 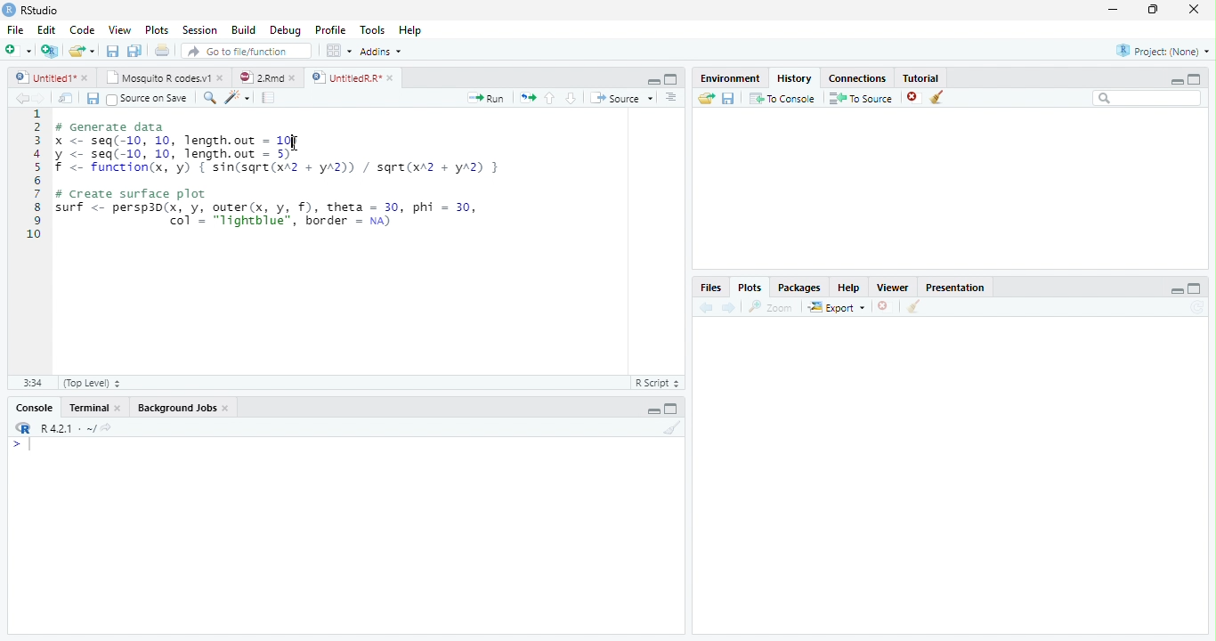 What do you see at coordinates (221, 77) in the screenshot?
I see `close` at bounding box center [221, 77].